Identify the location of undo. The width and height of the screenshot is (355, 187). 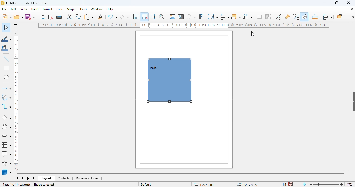
(113, 17).